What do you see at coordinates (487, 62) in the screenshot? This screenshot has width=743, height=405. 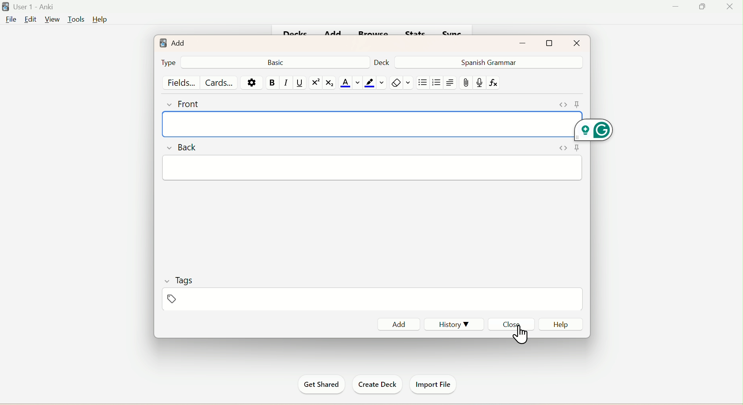 I see `Spanish Grammar` at bounding box center [487, 62].